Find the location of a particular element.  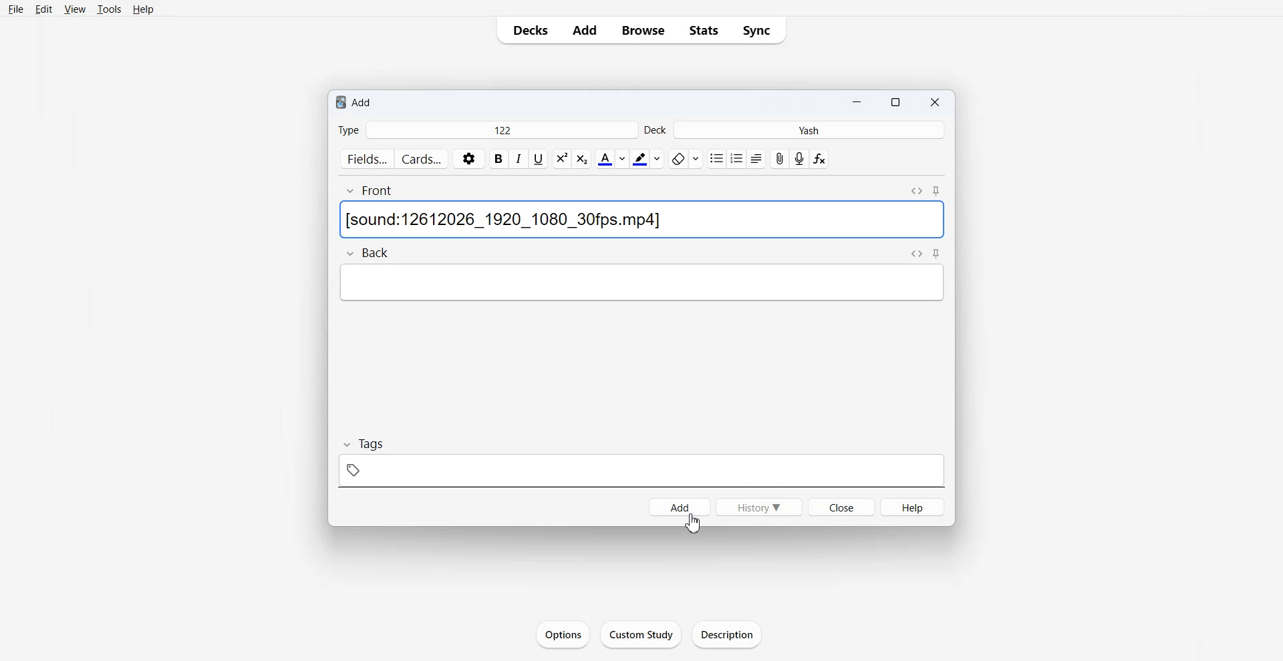

Superscript is located at coordinates (583, 160).